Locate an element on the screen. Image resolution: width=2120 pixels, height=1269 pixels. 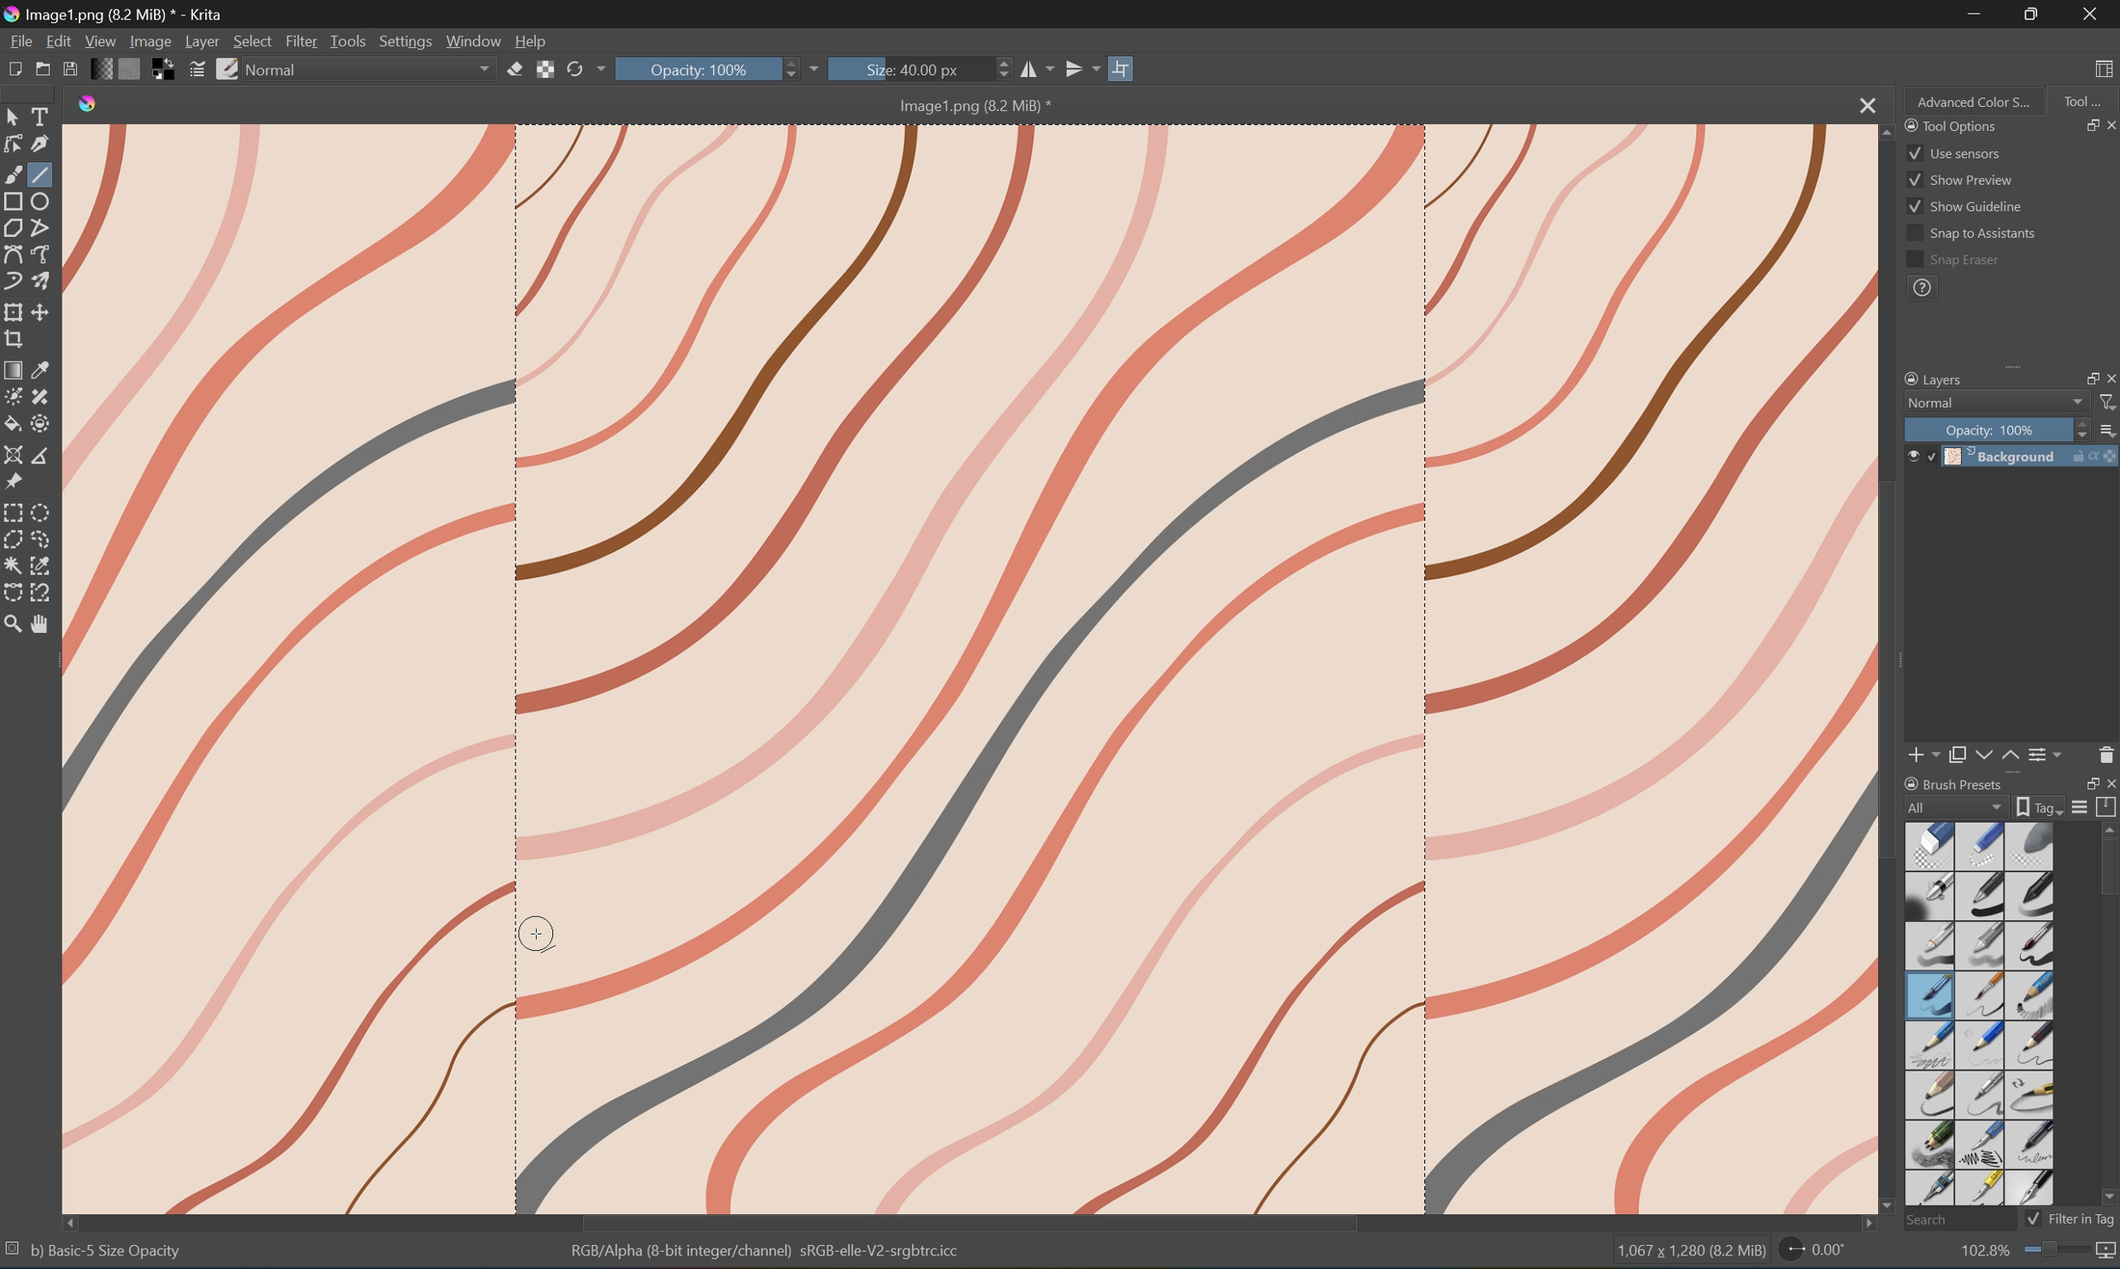
Restore Down is located at coordinates (2037, 14).